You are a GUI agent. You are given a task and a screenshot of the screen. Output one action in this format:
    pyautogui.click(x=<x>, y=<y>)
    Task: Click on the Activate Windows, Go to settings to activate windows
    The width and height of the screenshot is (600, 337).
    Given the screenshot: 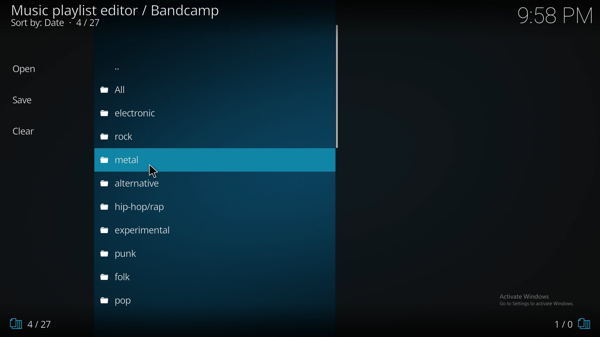 What is the action you would take?
    pyautogui.click(x=538, y=300)
    